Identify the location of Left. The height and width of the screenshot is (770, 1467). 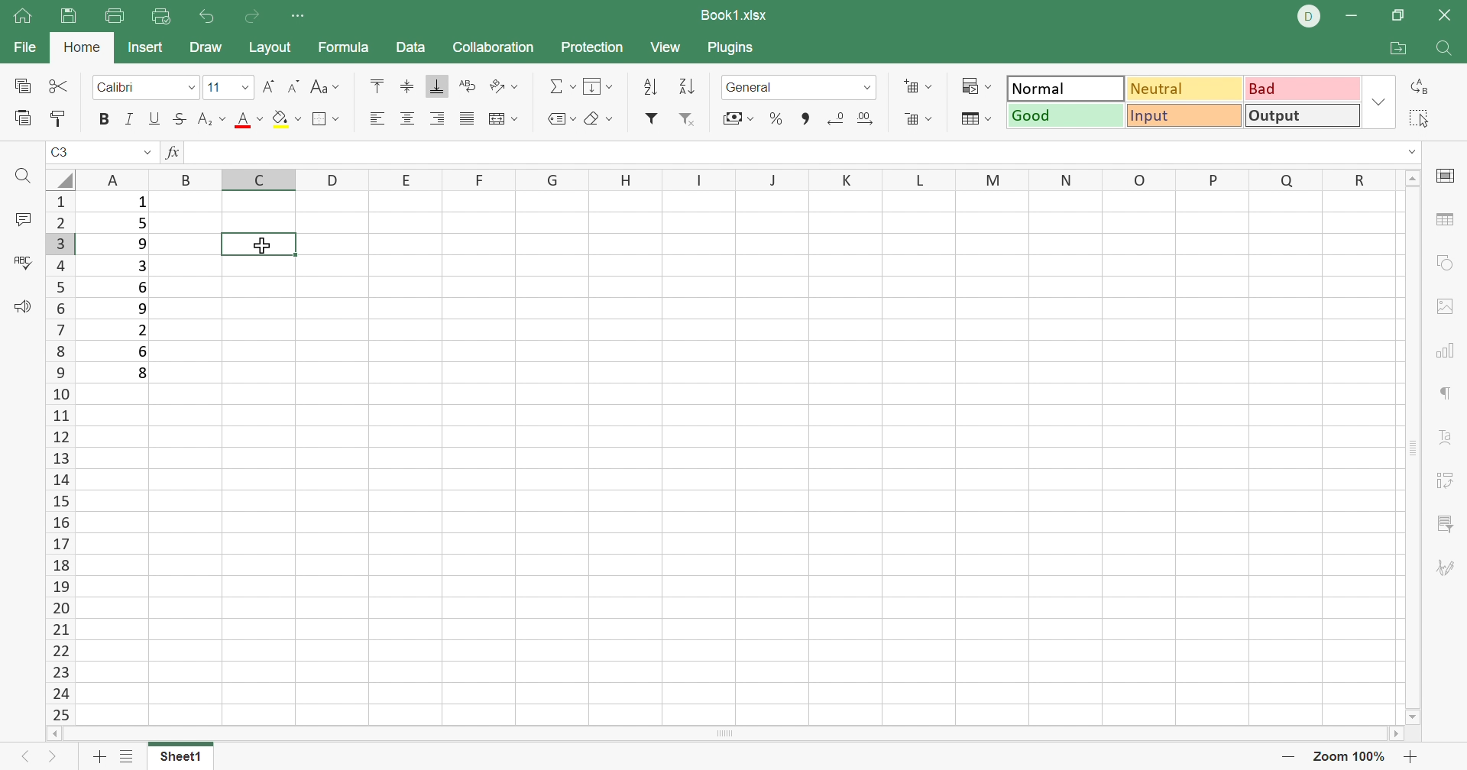
(18, 759).